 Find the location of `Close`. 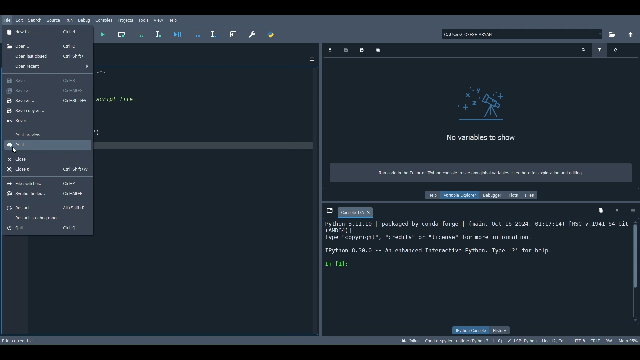

Close is located at coordinates (21, 159).